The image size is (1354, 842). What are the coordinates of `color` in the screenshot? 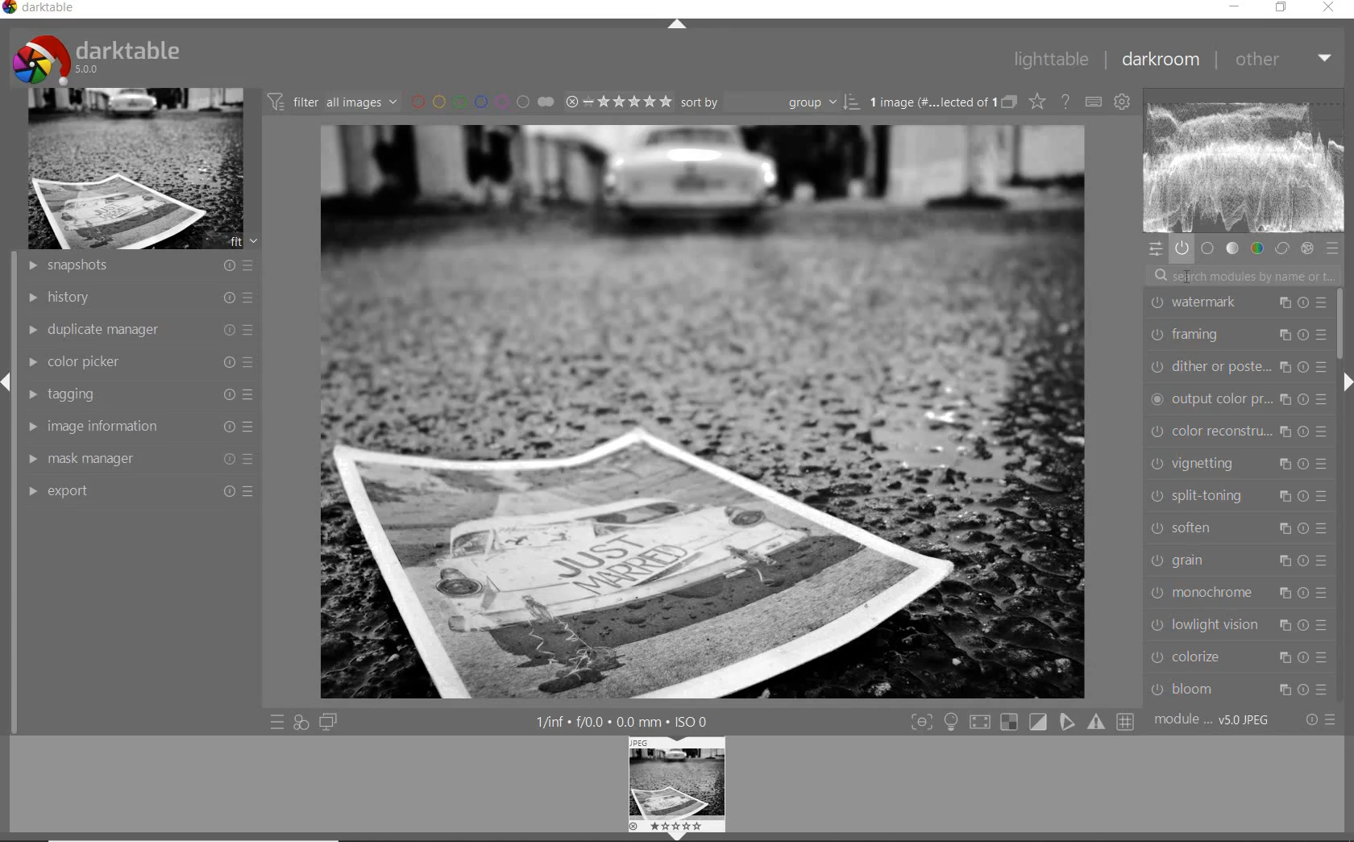 It's located at (1256, 249).